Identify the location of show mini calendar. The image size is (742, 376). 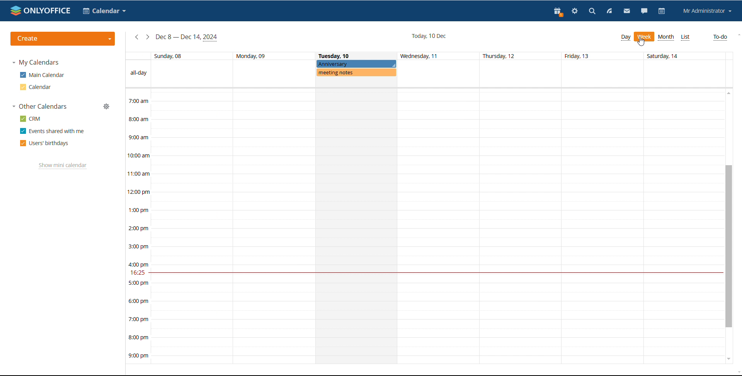
(63, 166).